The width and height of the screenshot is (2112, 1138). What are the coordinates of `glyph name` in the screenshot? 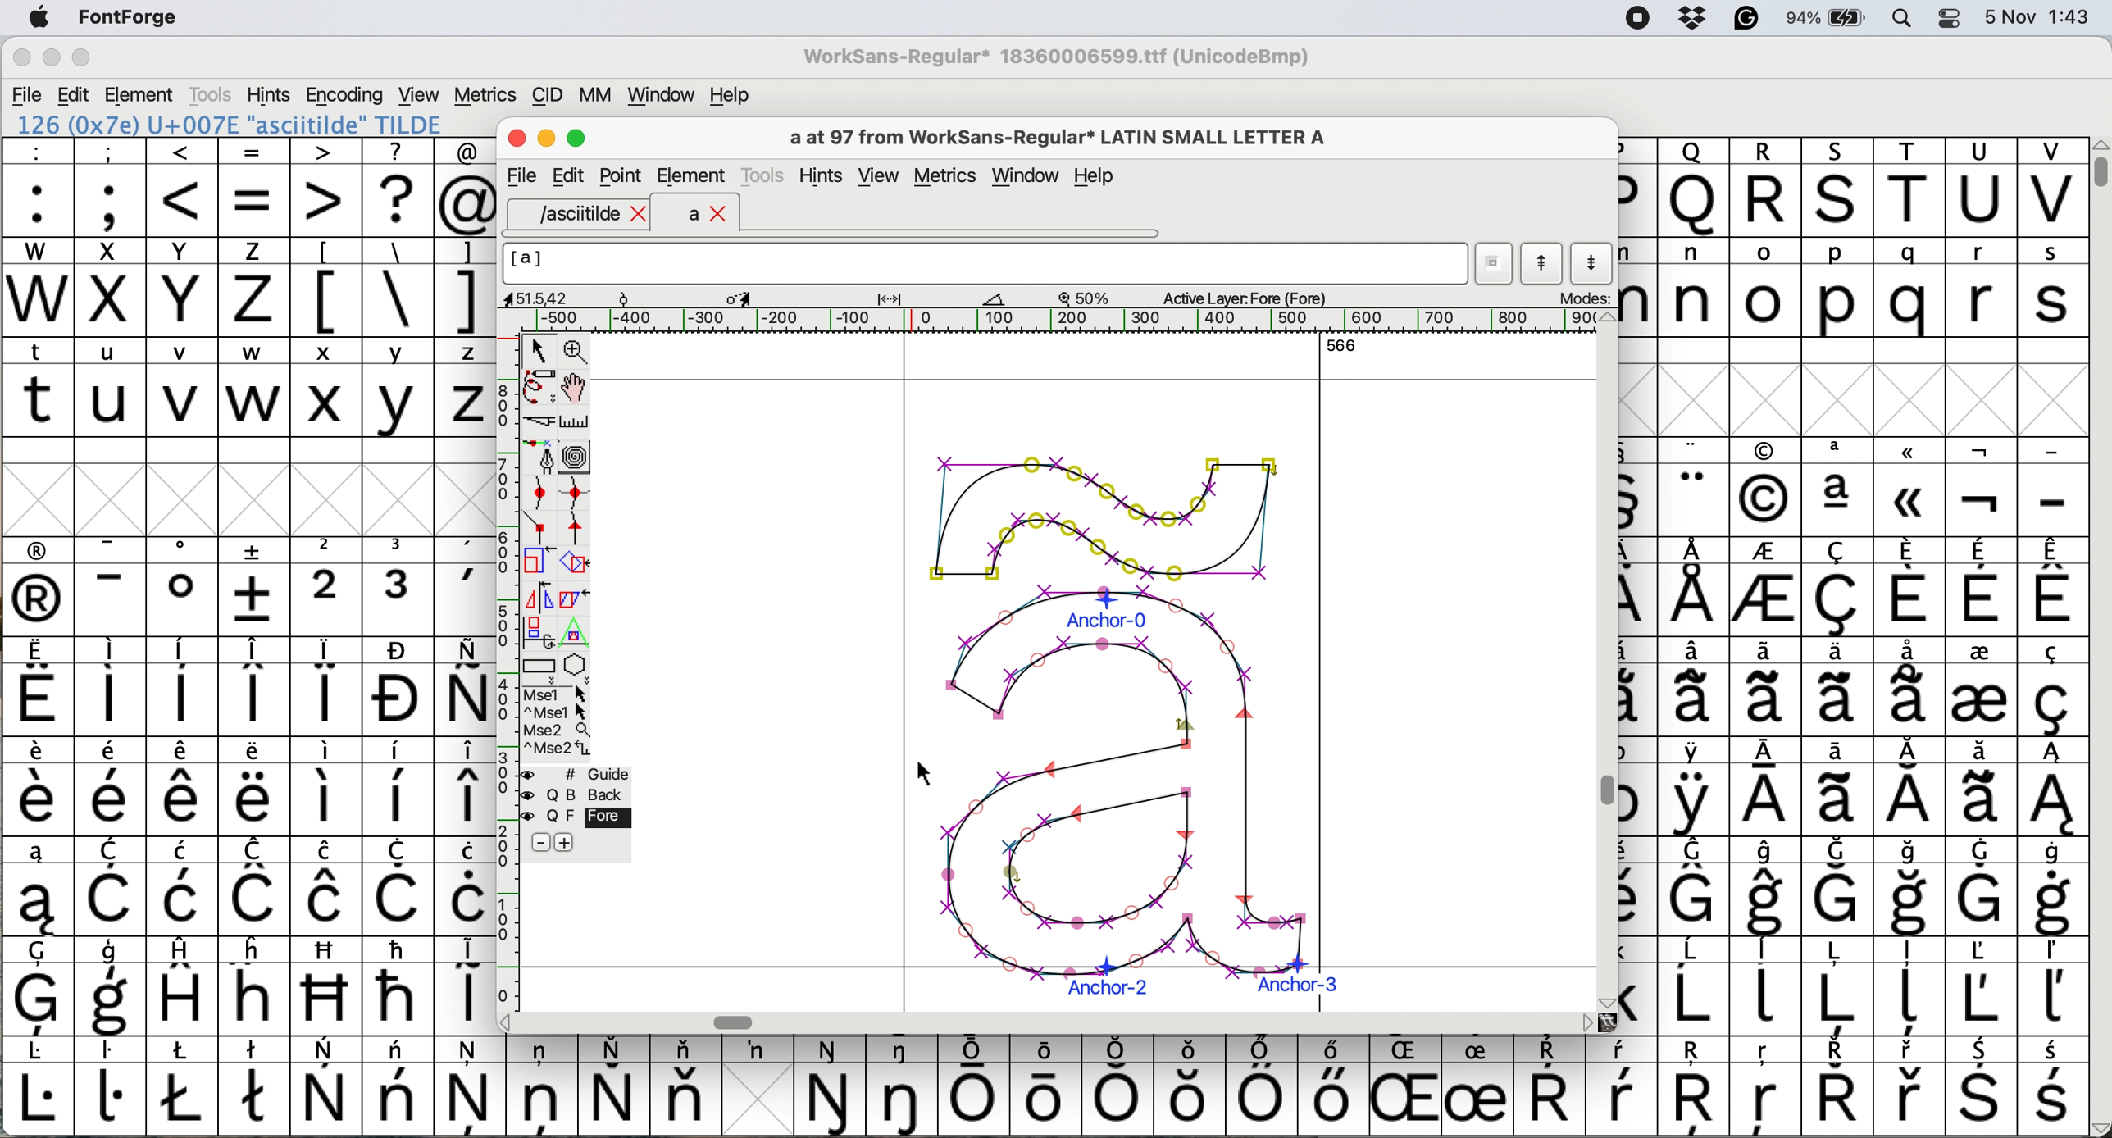 It's located at (983, 263).